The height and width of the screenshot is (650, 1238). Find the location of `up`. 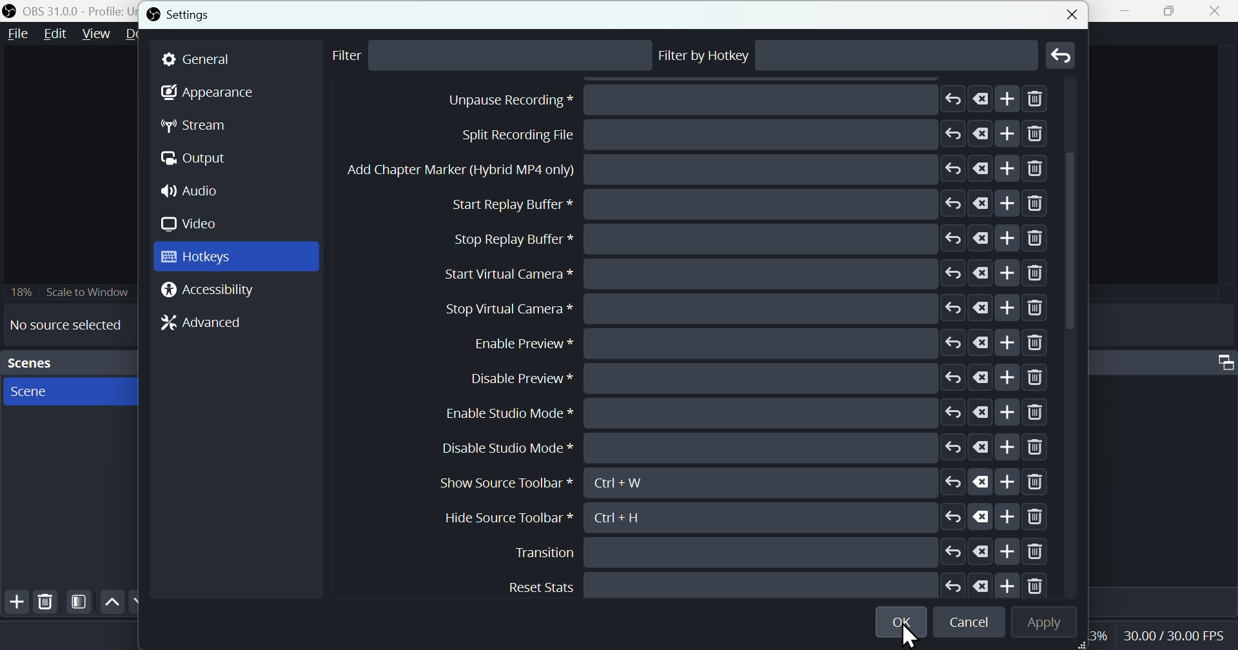

up is located at coordinates (112, 602).